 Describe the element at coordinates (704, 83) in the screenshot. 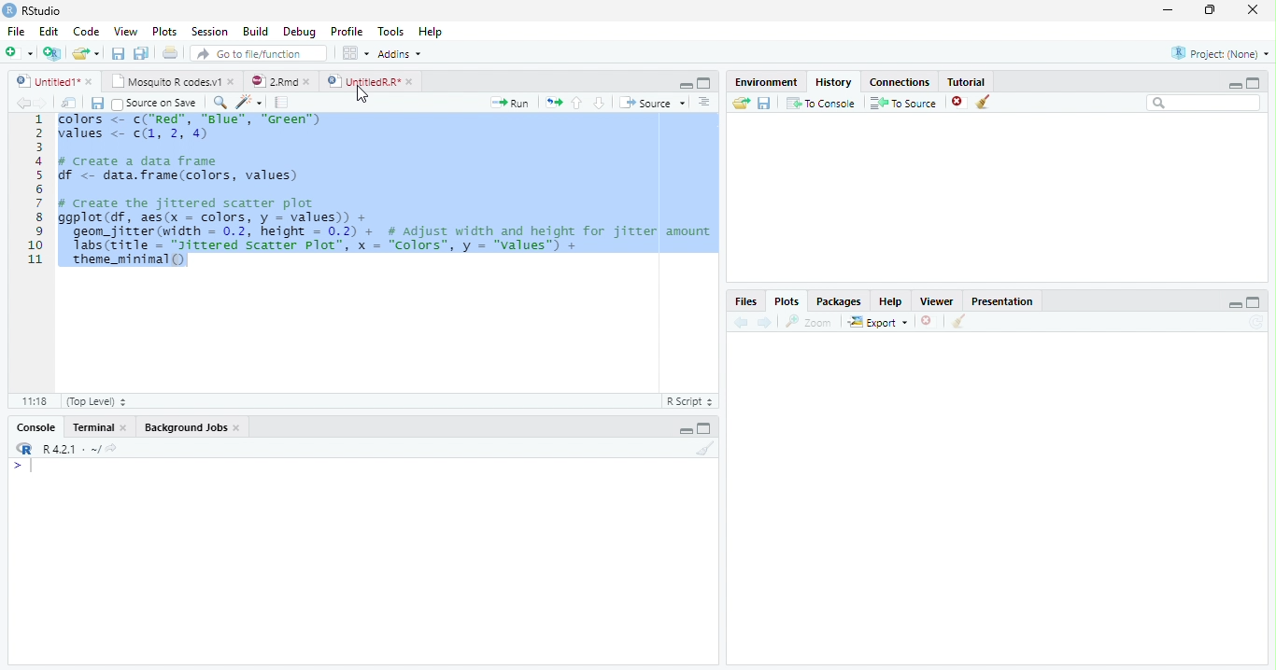

I see `Maximize` at that location.